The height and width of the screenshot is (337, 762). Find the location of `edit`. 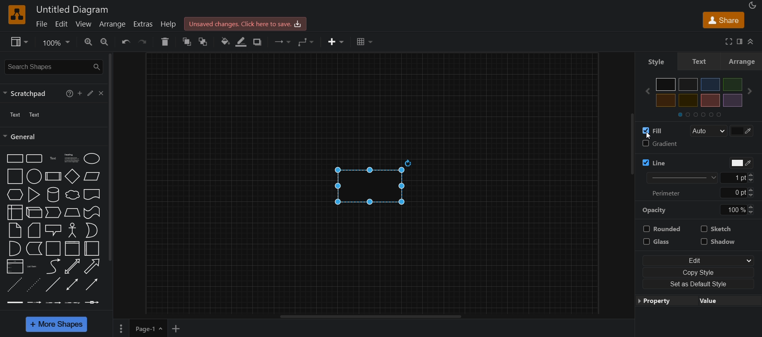

edit is located at coordinates (61, 24).